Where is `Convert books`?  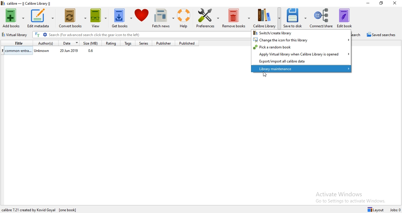 Convert books is located at coordinates (73, 19).